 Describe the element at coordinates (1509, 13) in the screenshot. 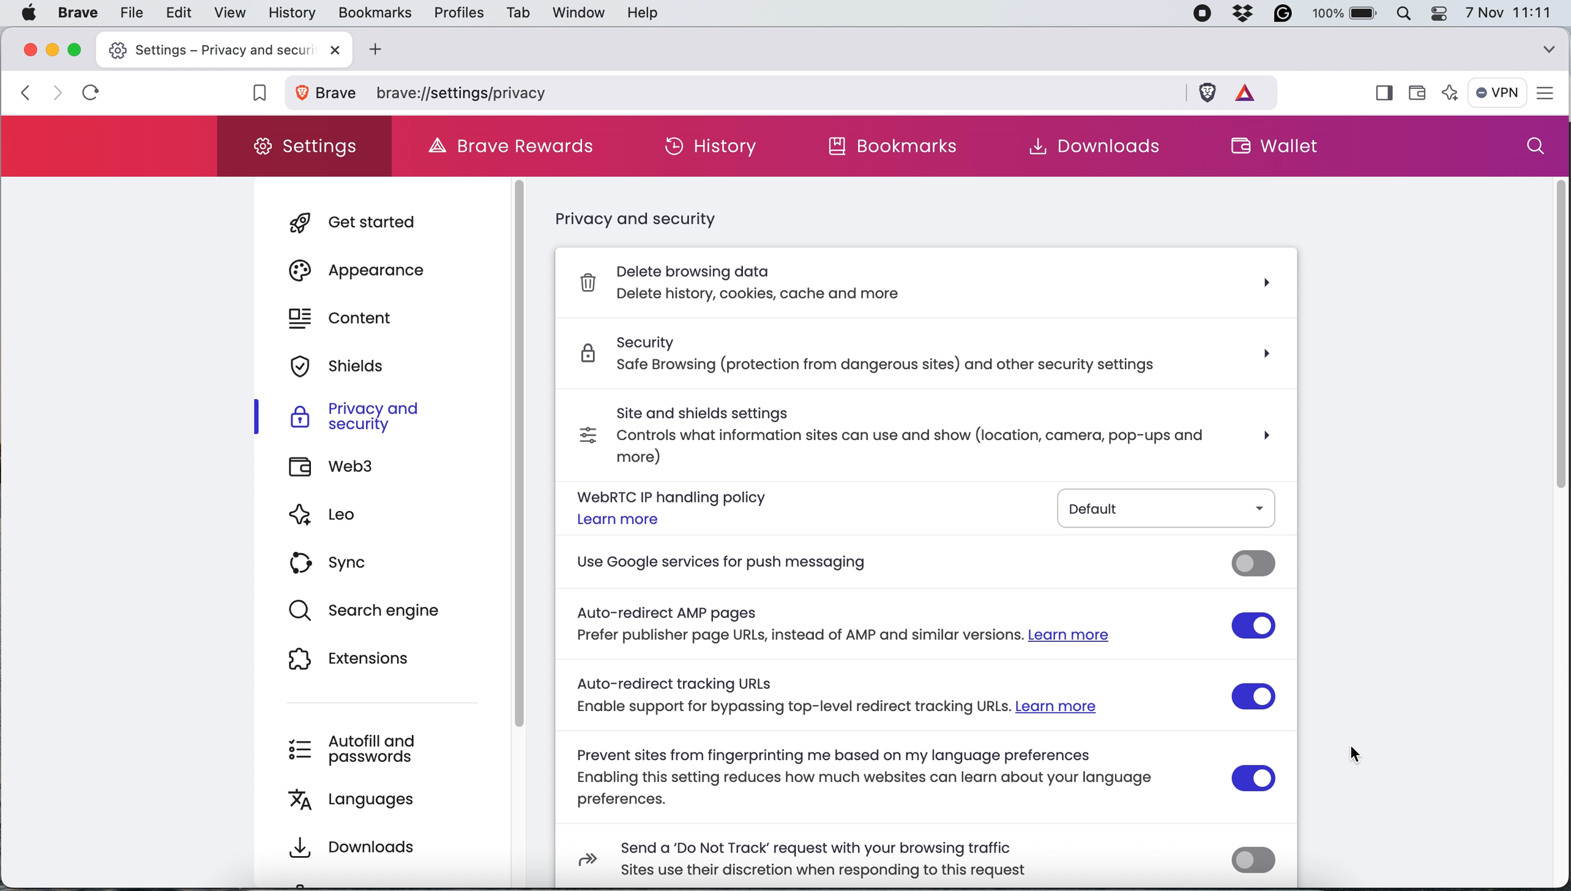

I see `7 nov 11:11` at that location.